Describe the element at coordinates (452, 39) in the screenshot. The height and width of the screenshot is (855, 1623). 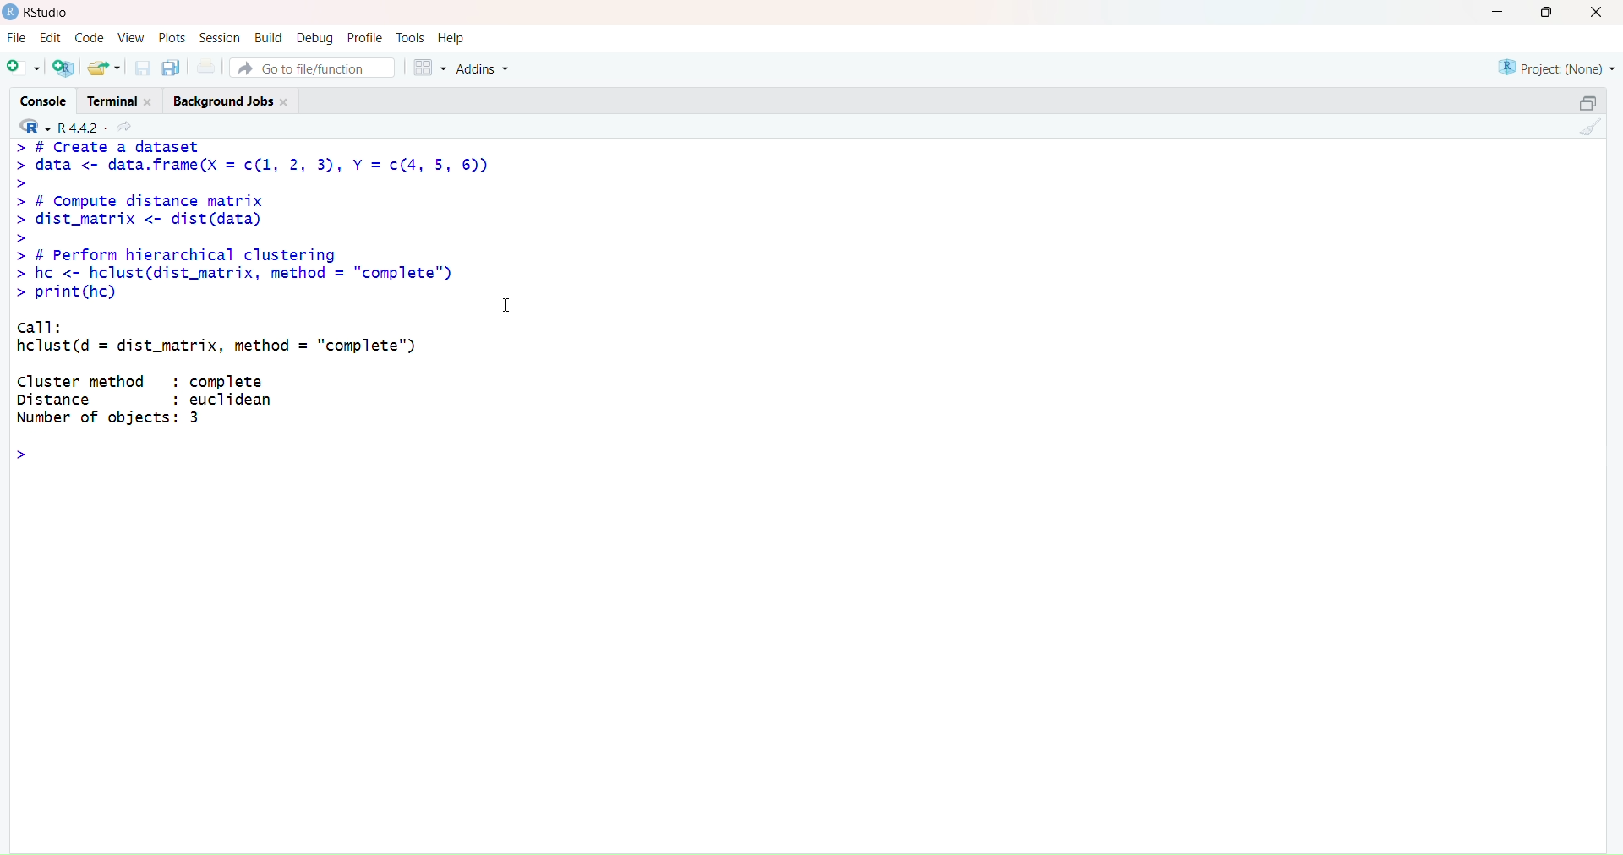
I see `Help` at that location.